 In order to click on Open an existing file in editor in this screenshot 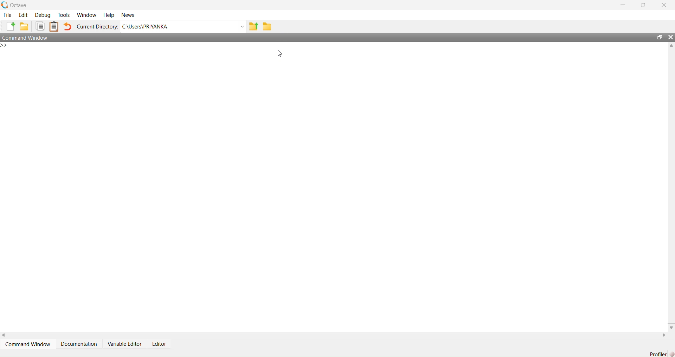, I will do `click(25, 26)`.